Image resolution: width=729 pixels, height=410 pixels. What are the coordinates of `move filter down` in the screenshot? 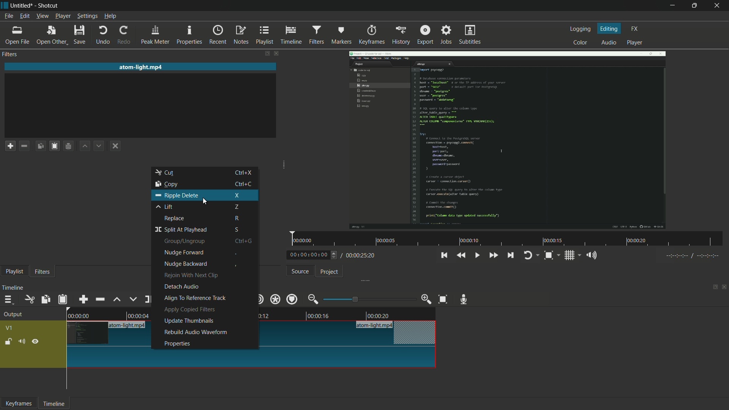 It's located at (99, 146).